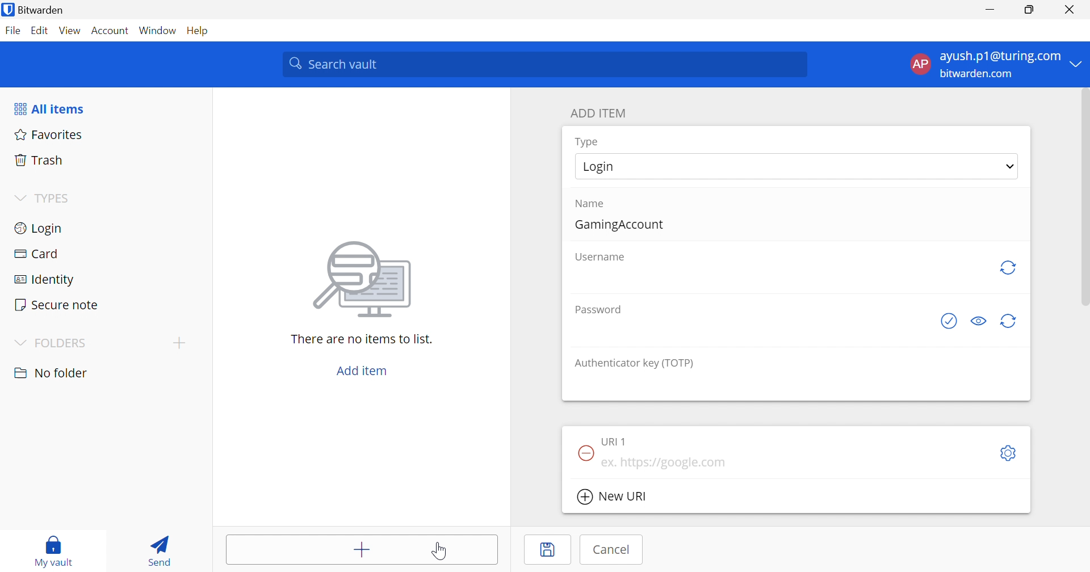  What do you see at coordinates (665, 463) in the screenshot?
I see `ex. https://google.com` at bounding box center [665, 463].